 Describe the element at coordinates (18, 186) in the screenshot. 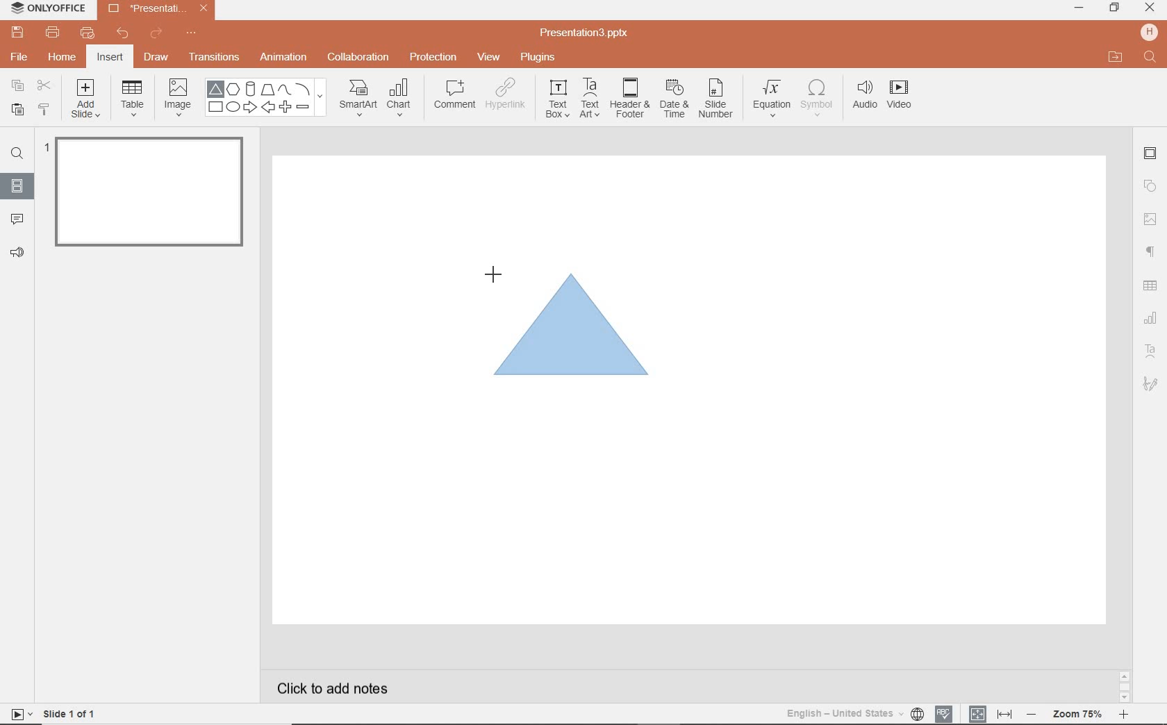

I see `SLIDES` at that location.